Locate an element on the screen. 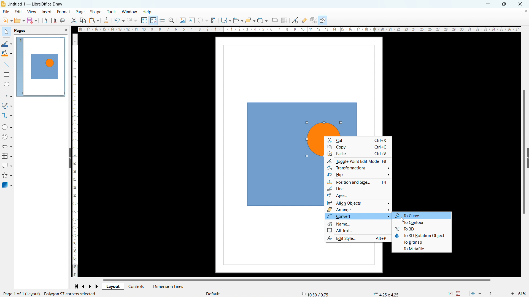 The image size is (529, 297). Alt Text... is located at coordinates (348, 230).